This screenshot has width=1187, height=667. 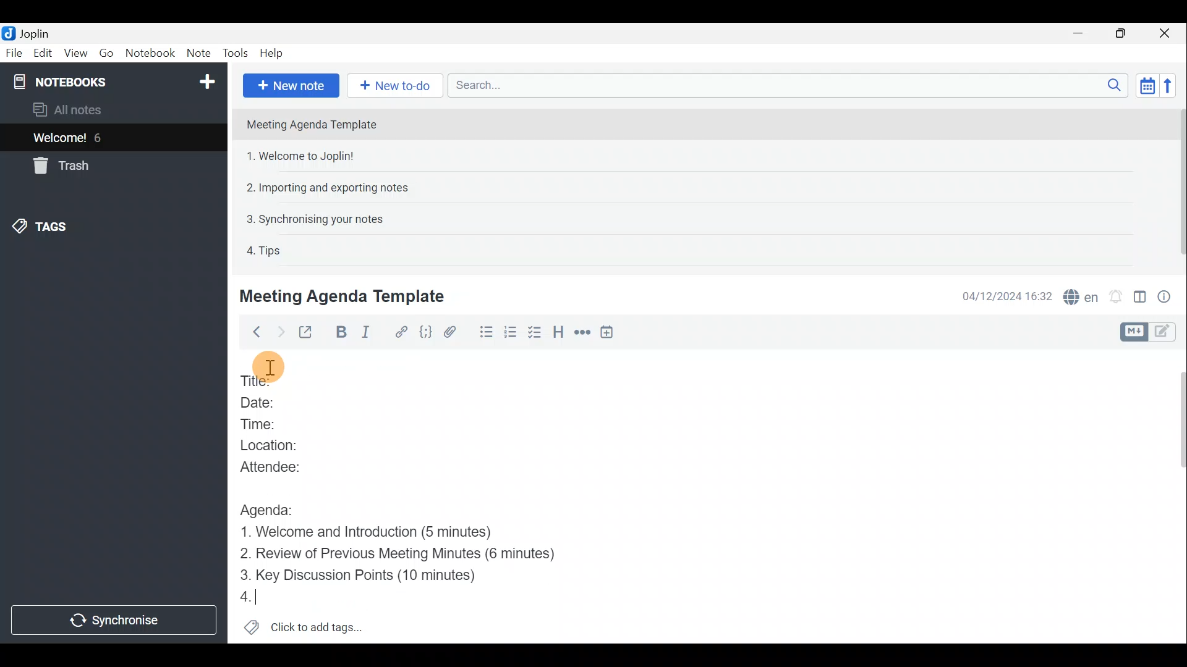 What do you see at coordinates (111, 619) in the screenshot?
I see `Synchronise` at bounding box center [111, 619].